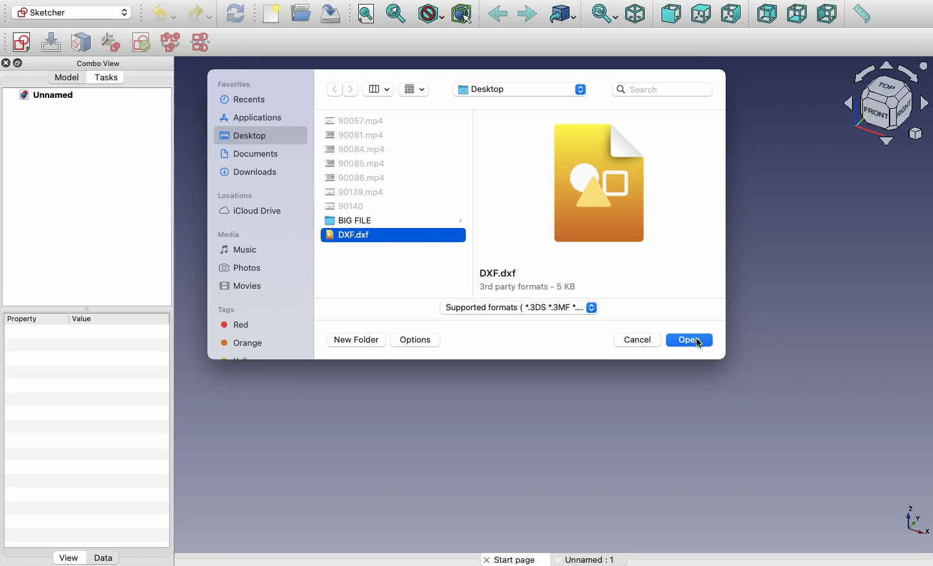  What do you see at coordinates (415, 89) in the screenshot?
I see `Grid` at bounding box center [415, 89].